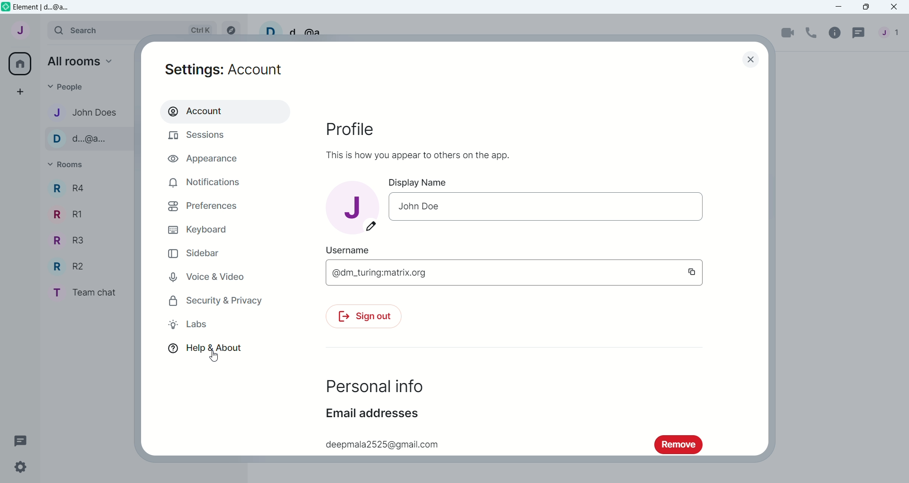  I want to click on Close, so click(895, 8).